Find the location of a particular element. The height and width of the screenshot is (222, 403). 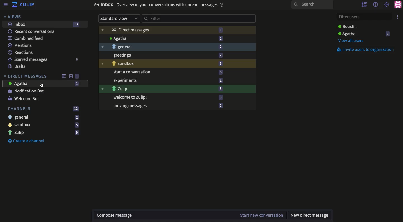

Notification bot is located at coordinates (27, 91).